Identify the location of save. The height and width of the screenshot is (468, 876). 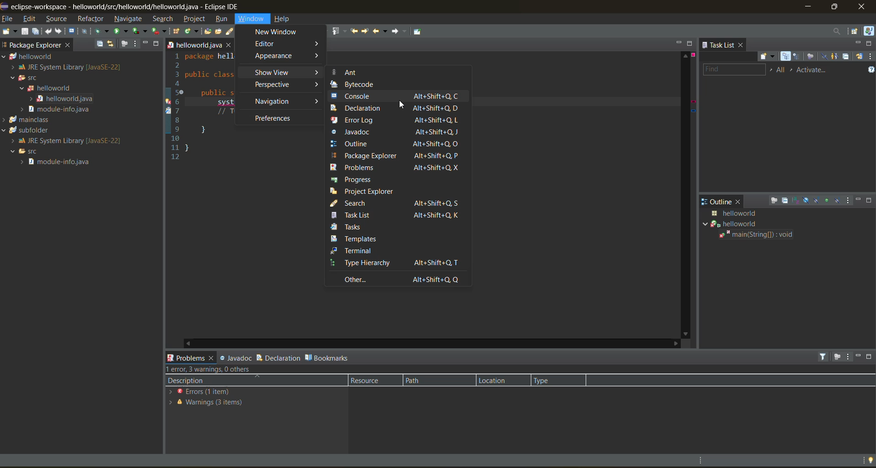
(24, 32).